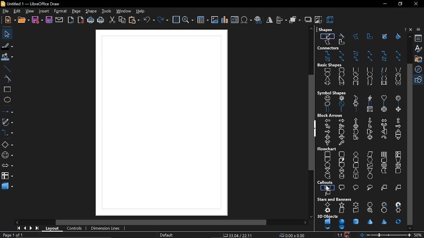 The height and width of the screenshot is (238, 424). What do you see at coordinates (341, 53) in the screenshot?
I see `straight connector ends with arrow` at bounding box center [341, 53].